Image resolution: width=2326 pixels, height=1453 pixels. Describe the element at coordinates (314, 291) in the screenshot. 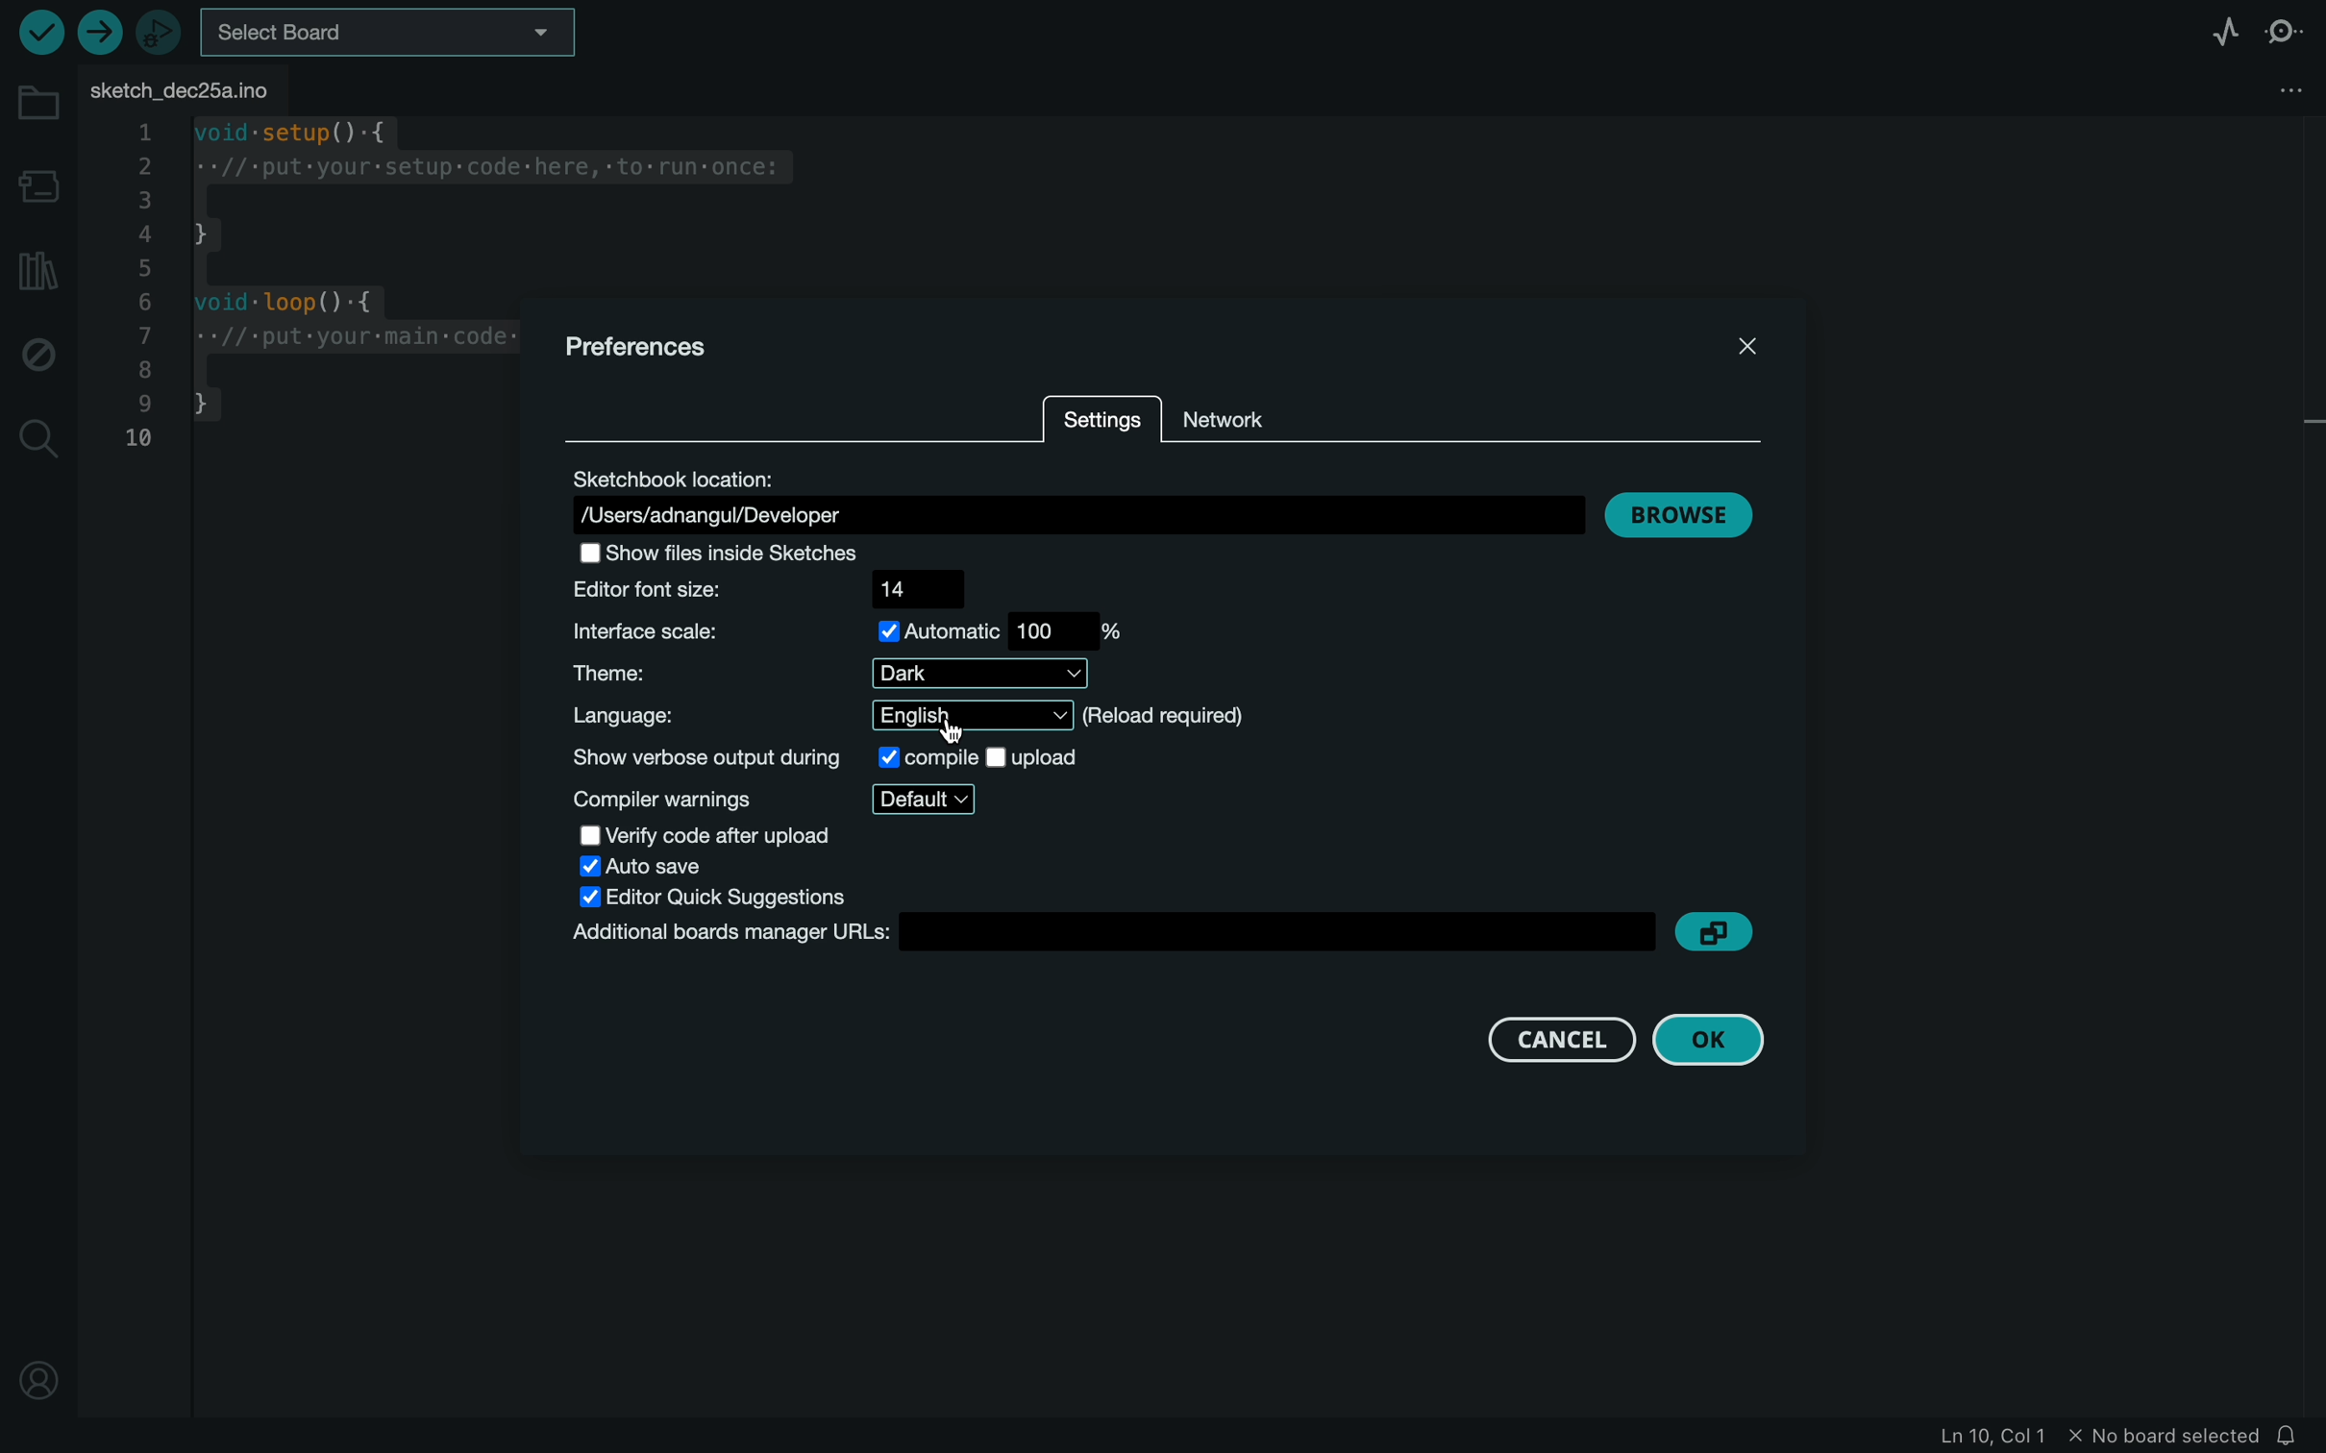

I see `code` at that location.